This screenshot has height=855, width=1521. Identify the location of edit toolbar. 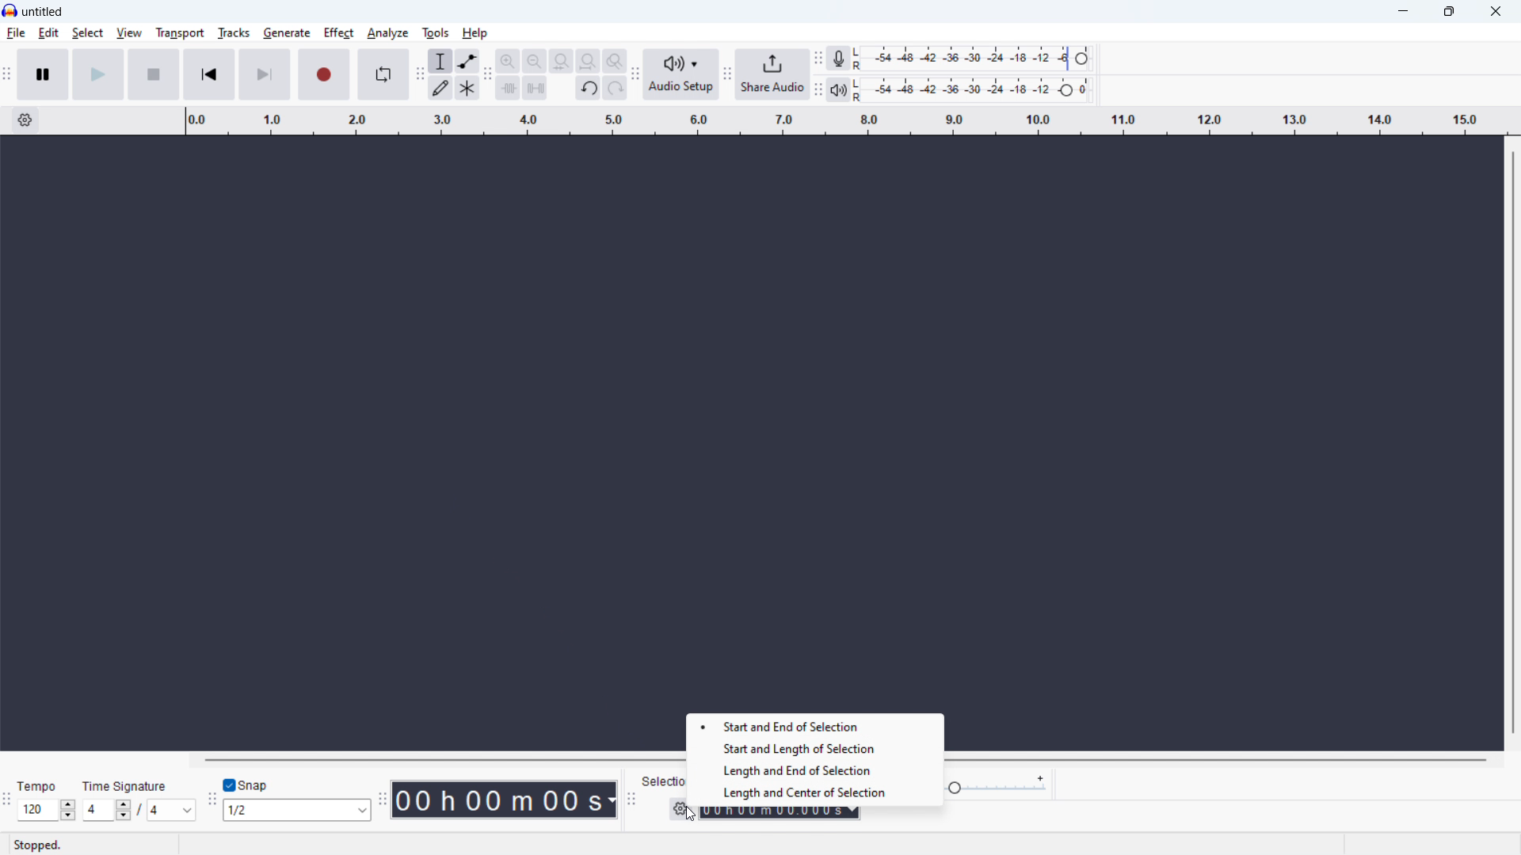
(488, 75).